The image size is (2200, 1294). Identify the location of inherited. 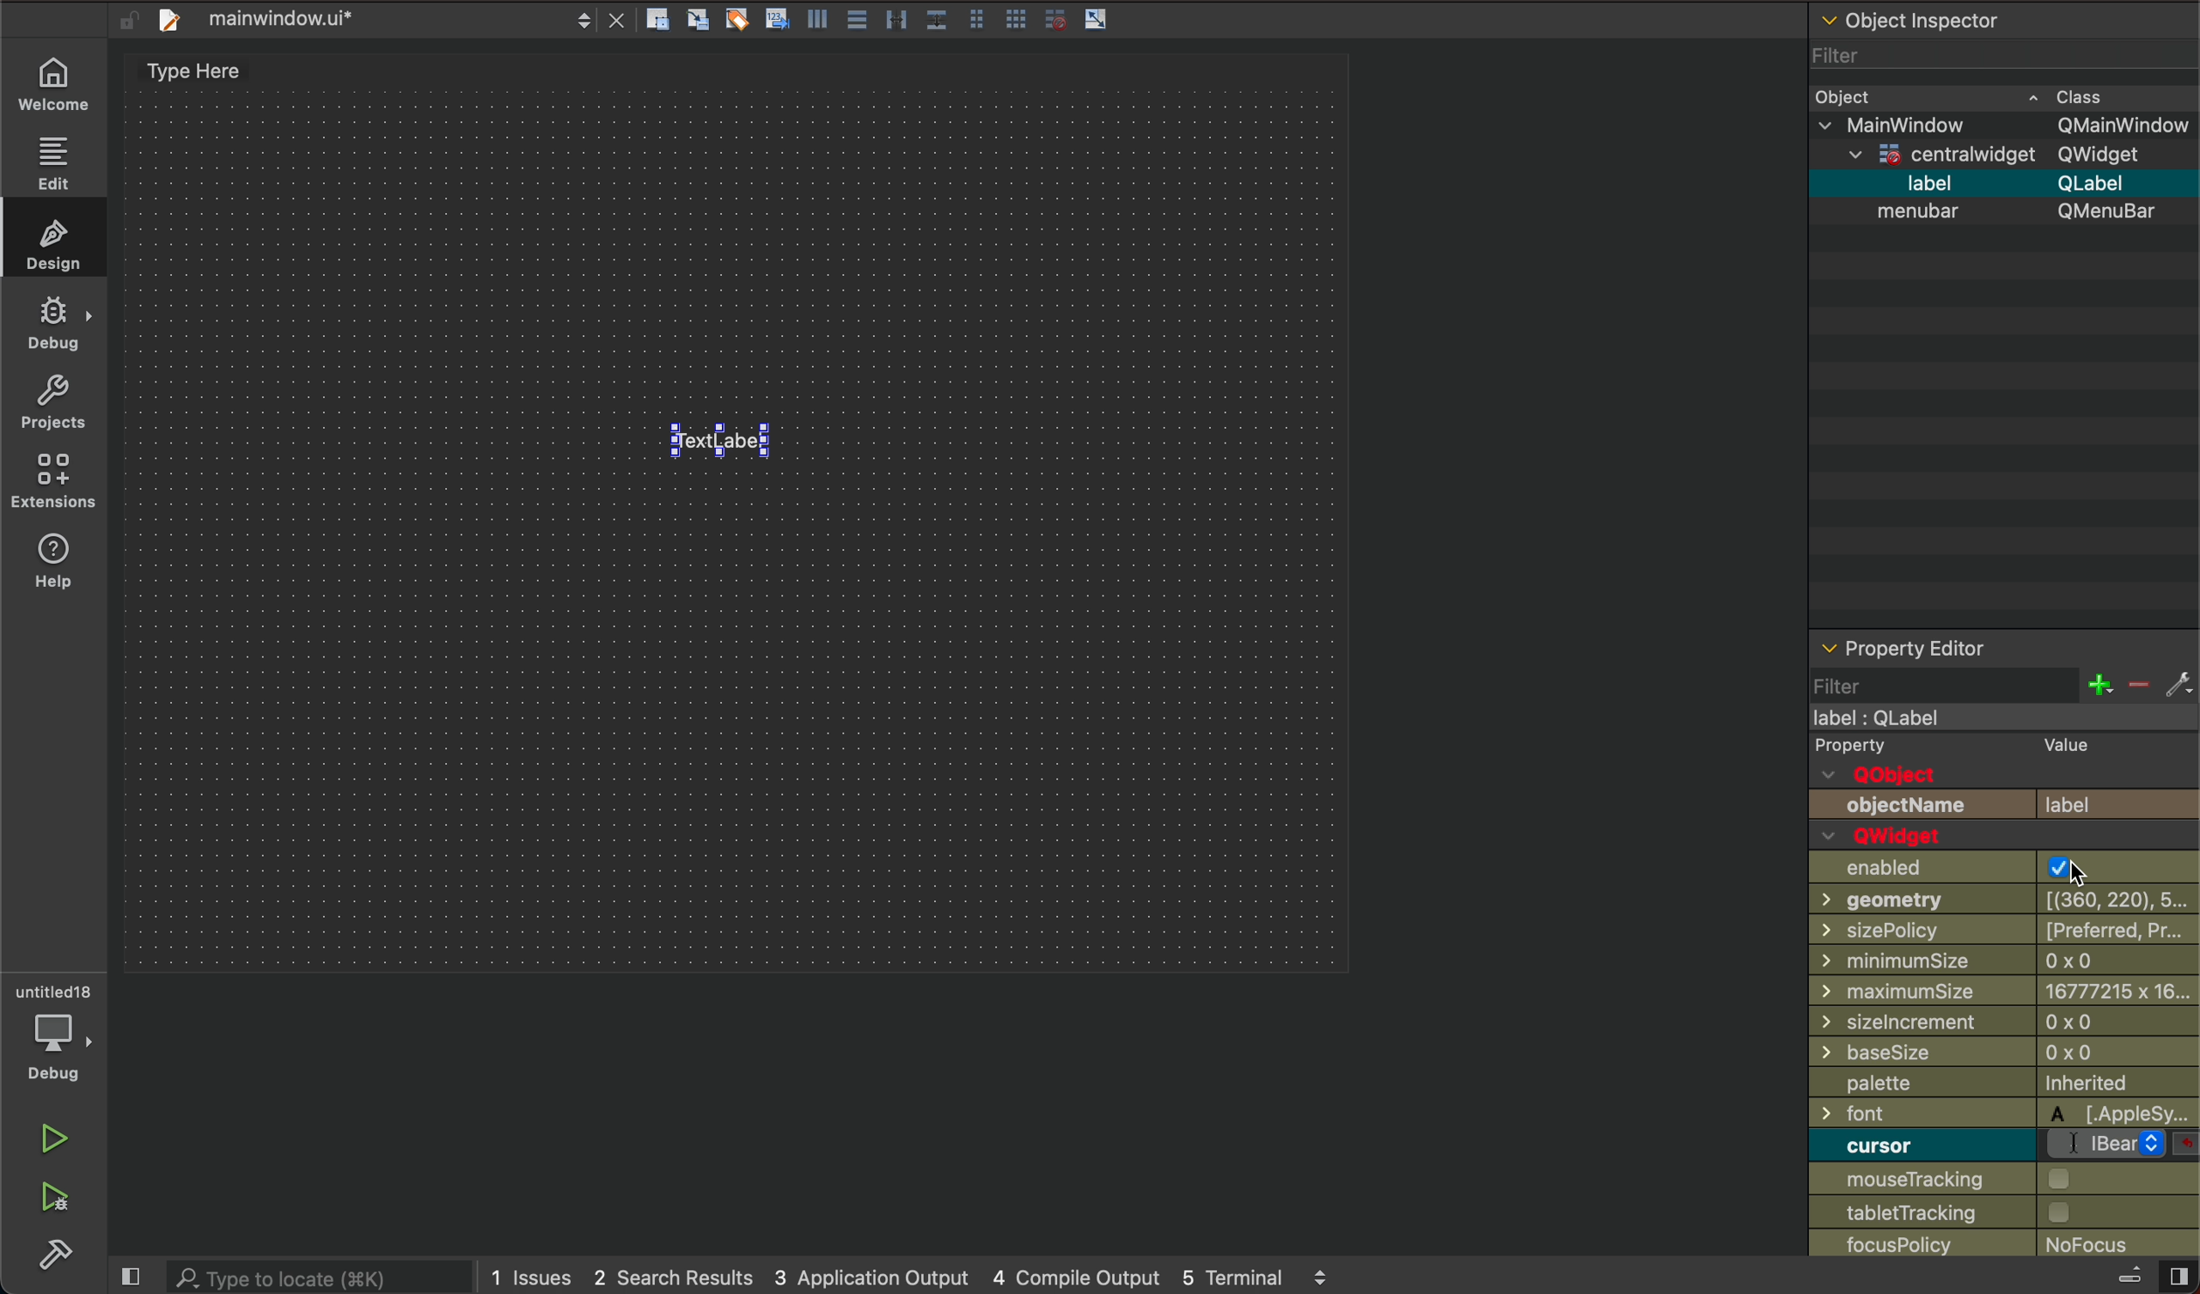
(2107, 1085).